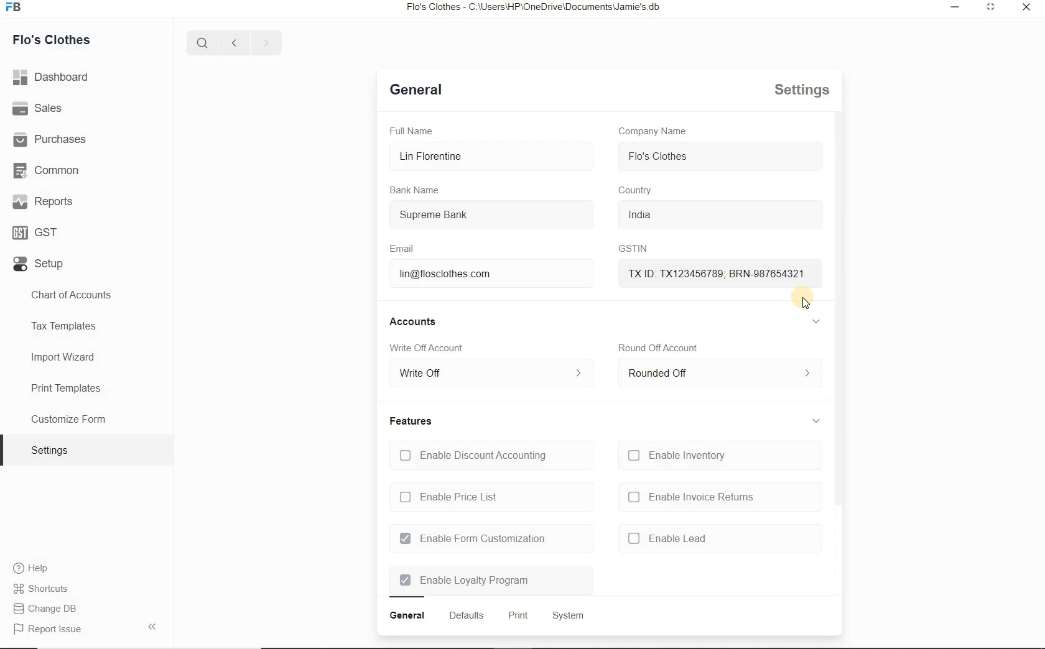  What do you see at coordinates (50, 449) in the screenshot?
I see `settings` at bounding box center [50, 449].